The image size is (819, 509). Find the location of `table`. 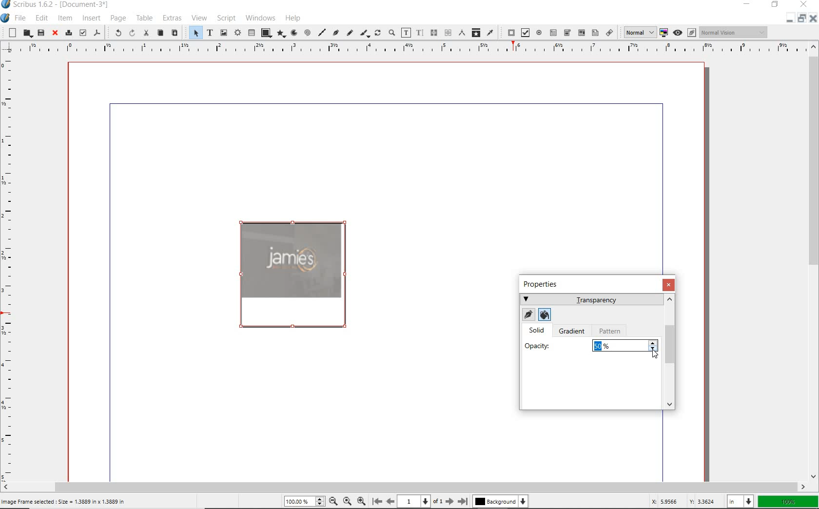

table is located at coordinates (251, 33).